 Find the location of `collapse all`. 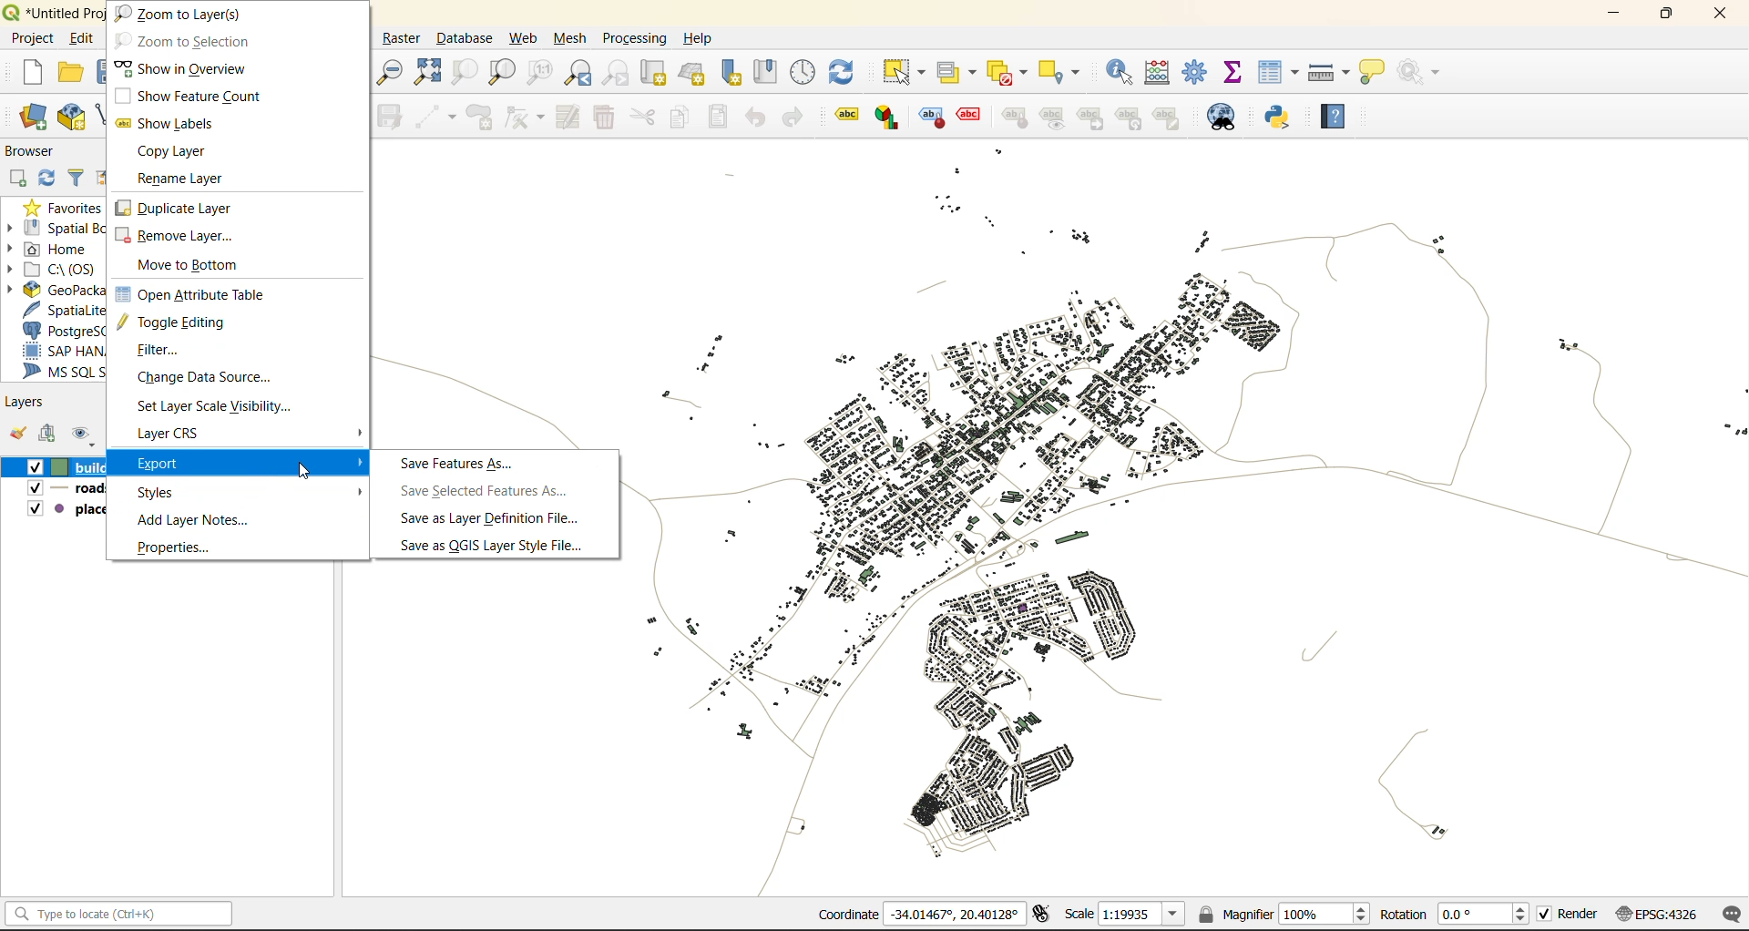

collapse all is located at coordinates (106, 176).